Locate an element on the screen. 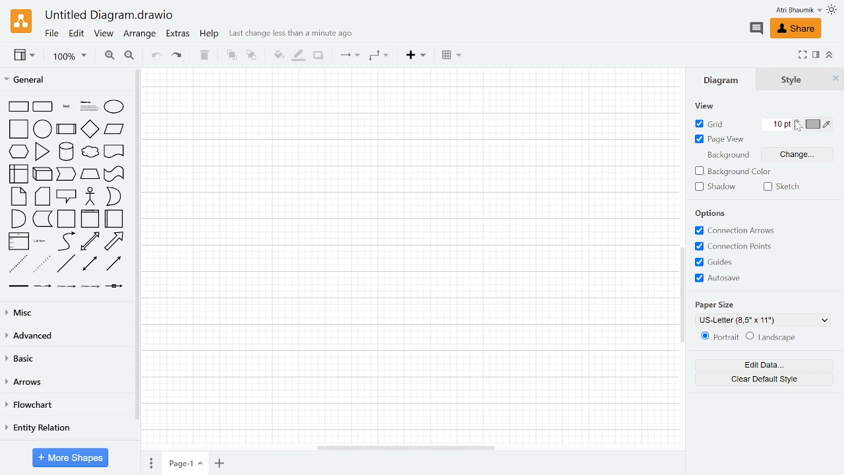  Landscape is located at coordinates (772, 337).